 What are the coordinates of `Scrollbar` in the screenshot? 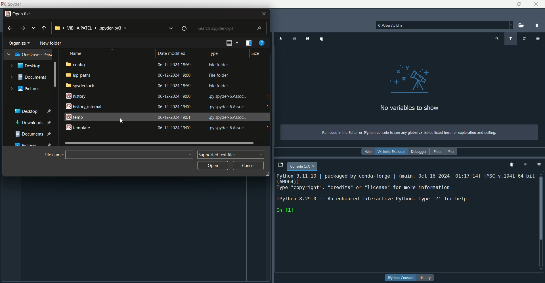 It's located at (55, 75).